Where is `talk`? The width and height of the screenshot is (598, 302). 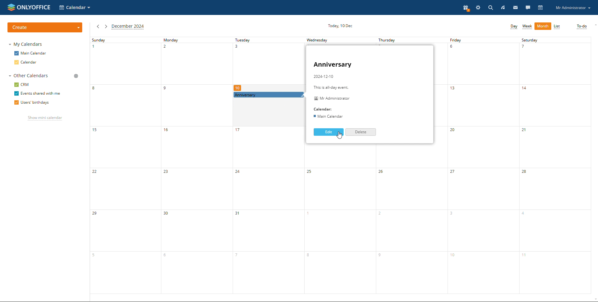
talk is located at coordinates (528, 7).